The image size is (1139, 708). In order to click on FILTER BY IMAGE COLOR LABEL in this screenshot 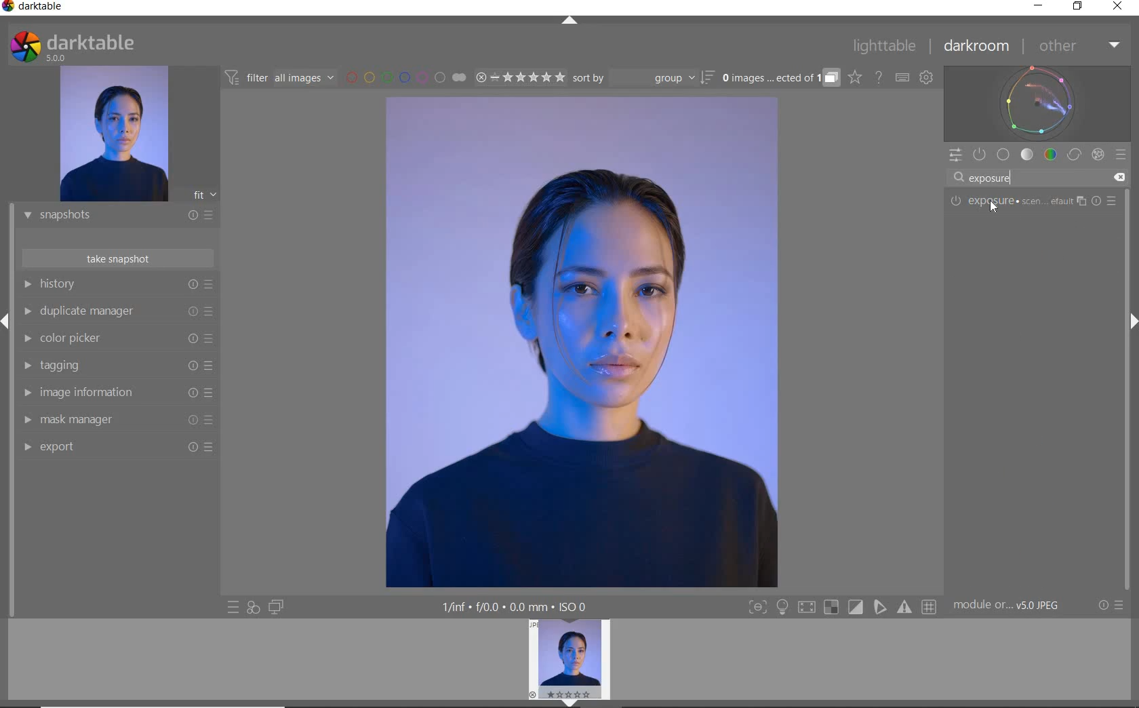, I will do `click(406, 77)`.